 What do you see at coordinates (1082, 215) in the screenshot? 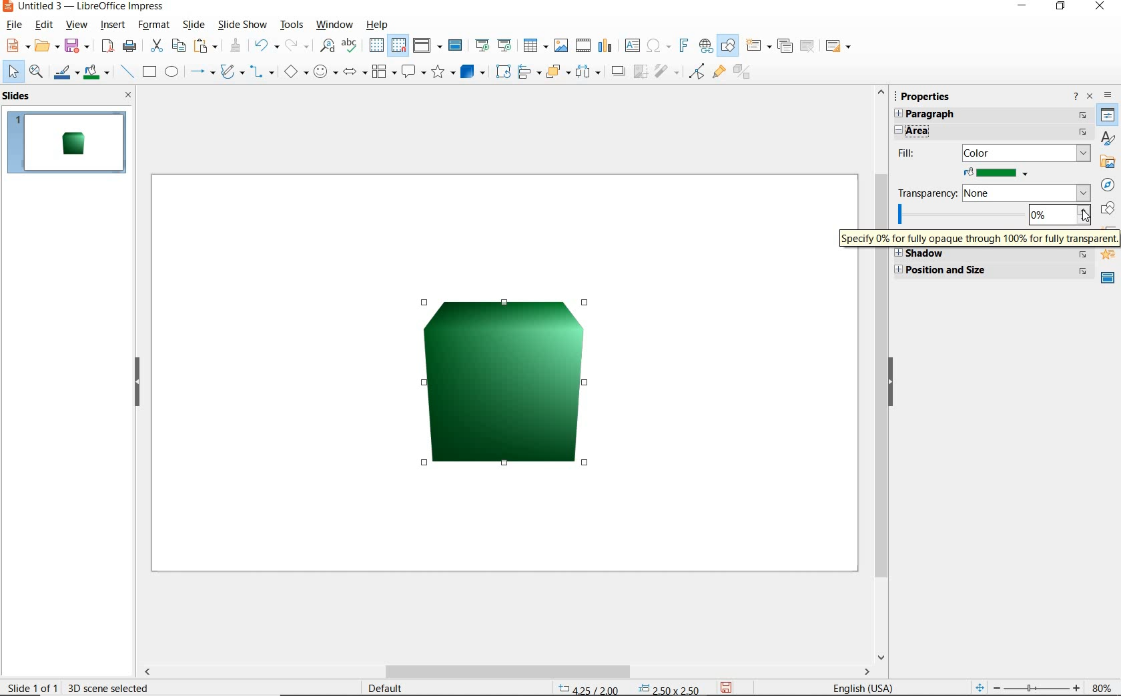
I see `cursor` at bounding box center [1082, 215].